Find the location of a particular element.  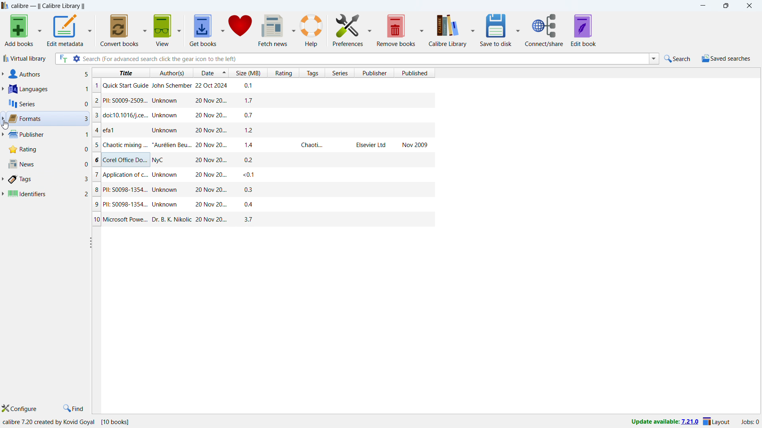

remove books is located at coordinates (396, 30).